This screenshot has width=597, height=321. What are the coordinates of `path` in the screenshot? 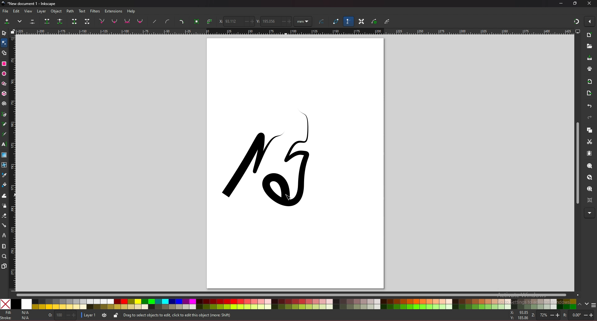 It's located at (71, 11).